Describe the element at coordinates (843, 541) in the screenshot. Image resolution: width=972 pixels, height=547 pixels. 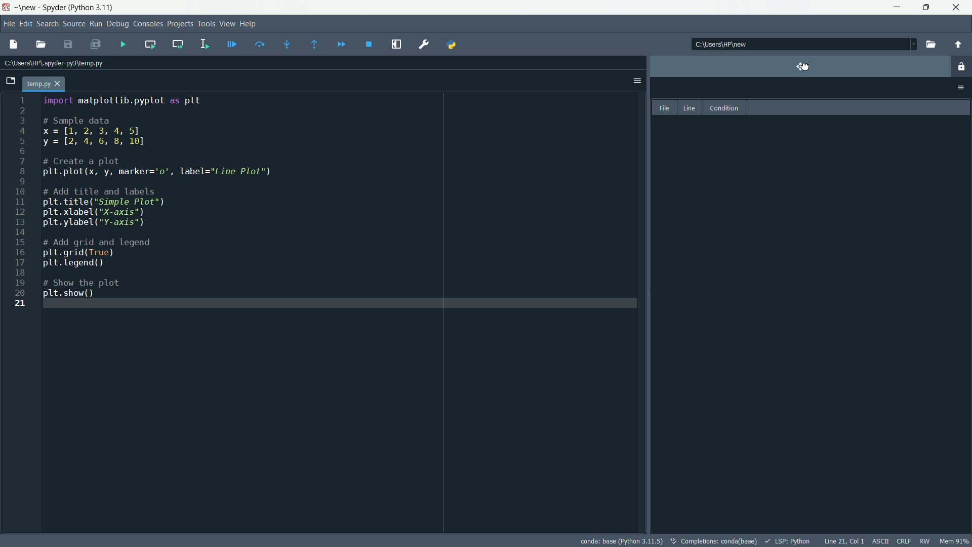
I see `line 21, Col 1` at that location.